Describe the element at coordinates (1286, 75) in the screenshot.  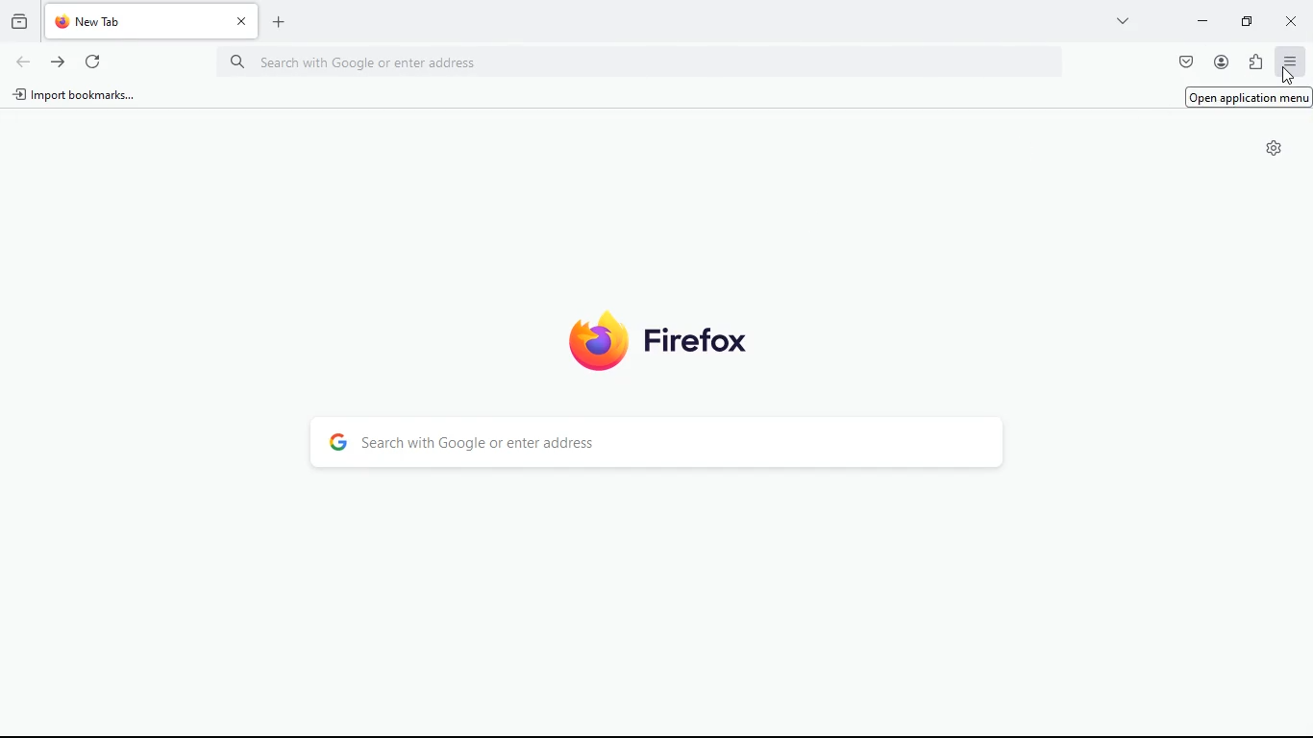
I see `cursor` at that location.